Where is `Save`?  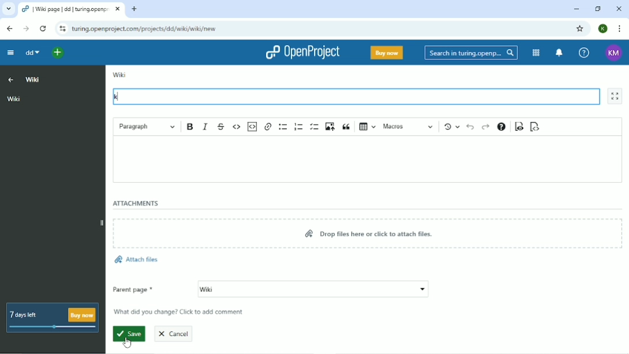 Save is located at coordinates (129, 332).